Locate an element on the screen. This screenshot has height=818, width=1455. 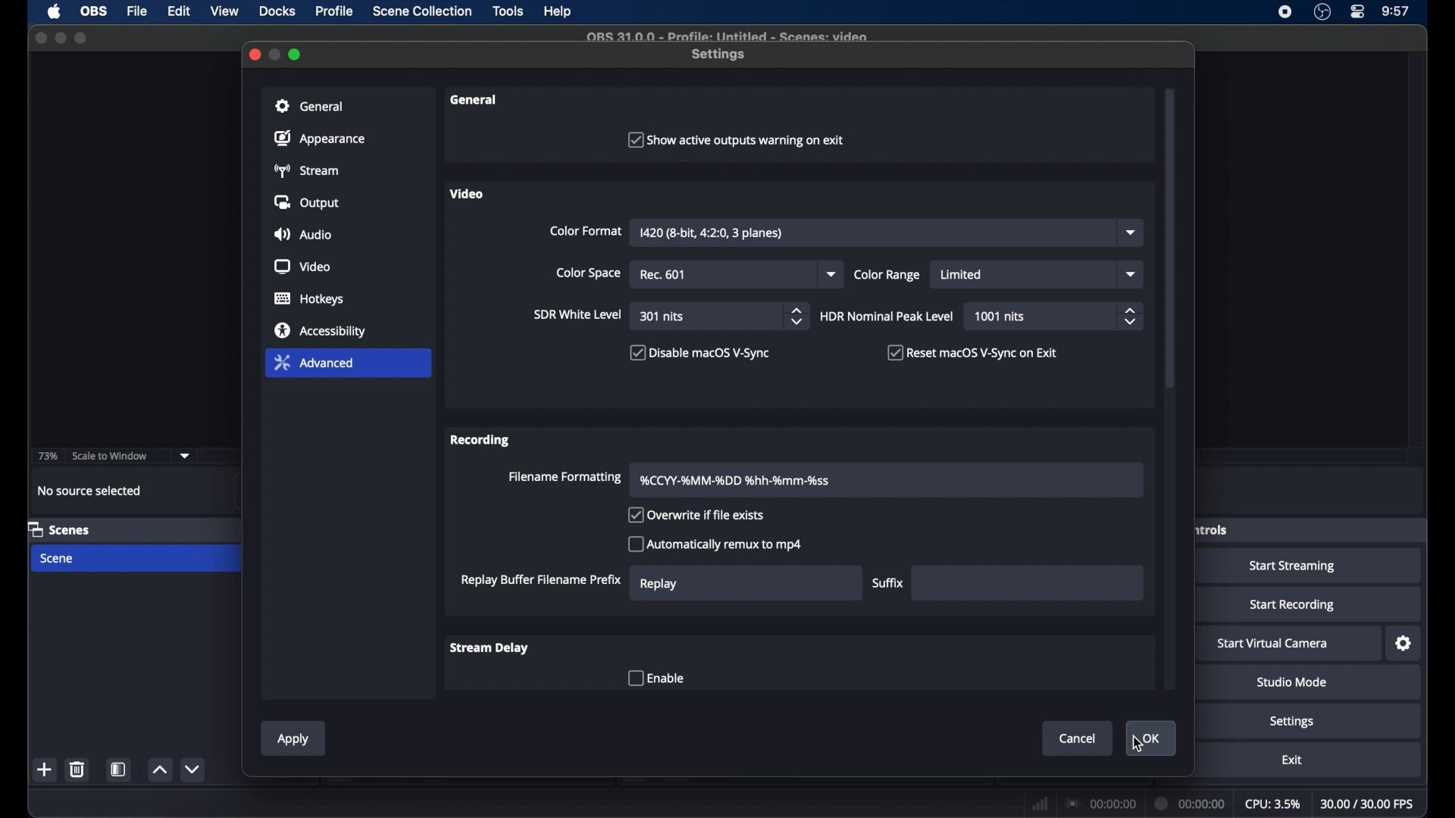
hotkeys is located at coordinates (310, 298).